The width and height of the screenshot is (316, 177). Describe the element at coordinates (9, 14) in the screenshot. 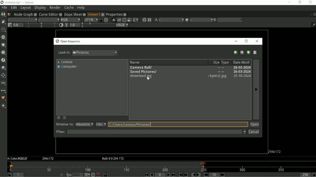

I see `Script name` at that location.